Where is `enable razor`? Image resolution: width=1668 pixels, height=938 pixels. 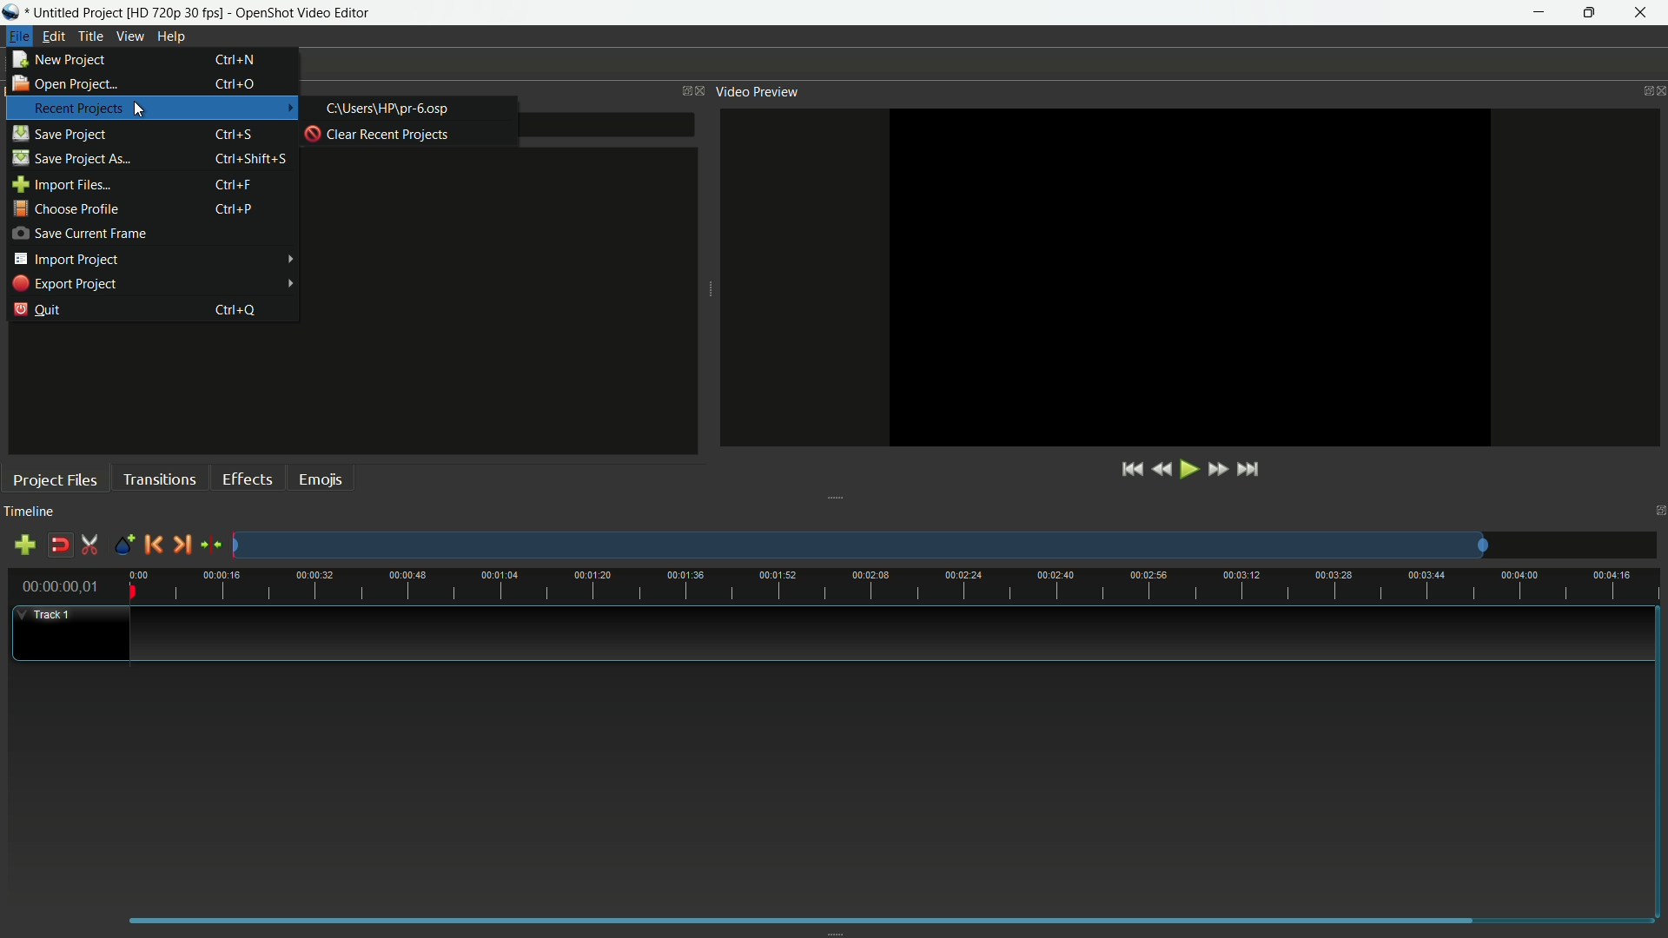 enable razor is located at coordinates (89, 545).